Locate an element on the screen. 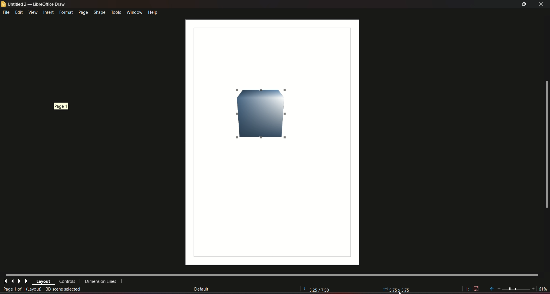 The width and height of the screenshot is (550, 294). 5.25/7.50 is located at coordinates (320, 290).